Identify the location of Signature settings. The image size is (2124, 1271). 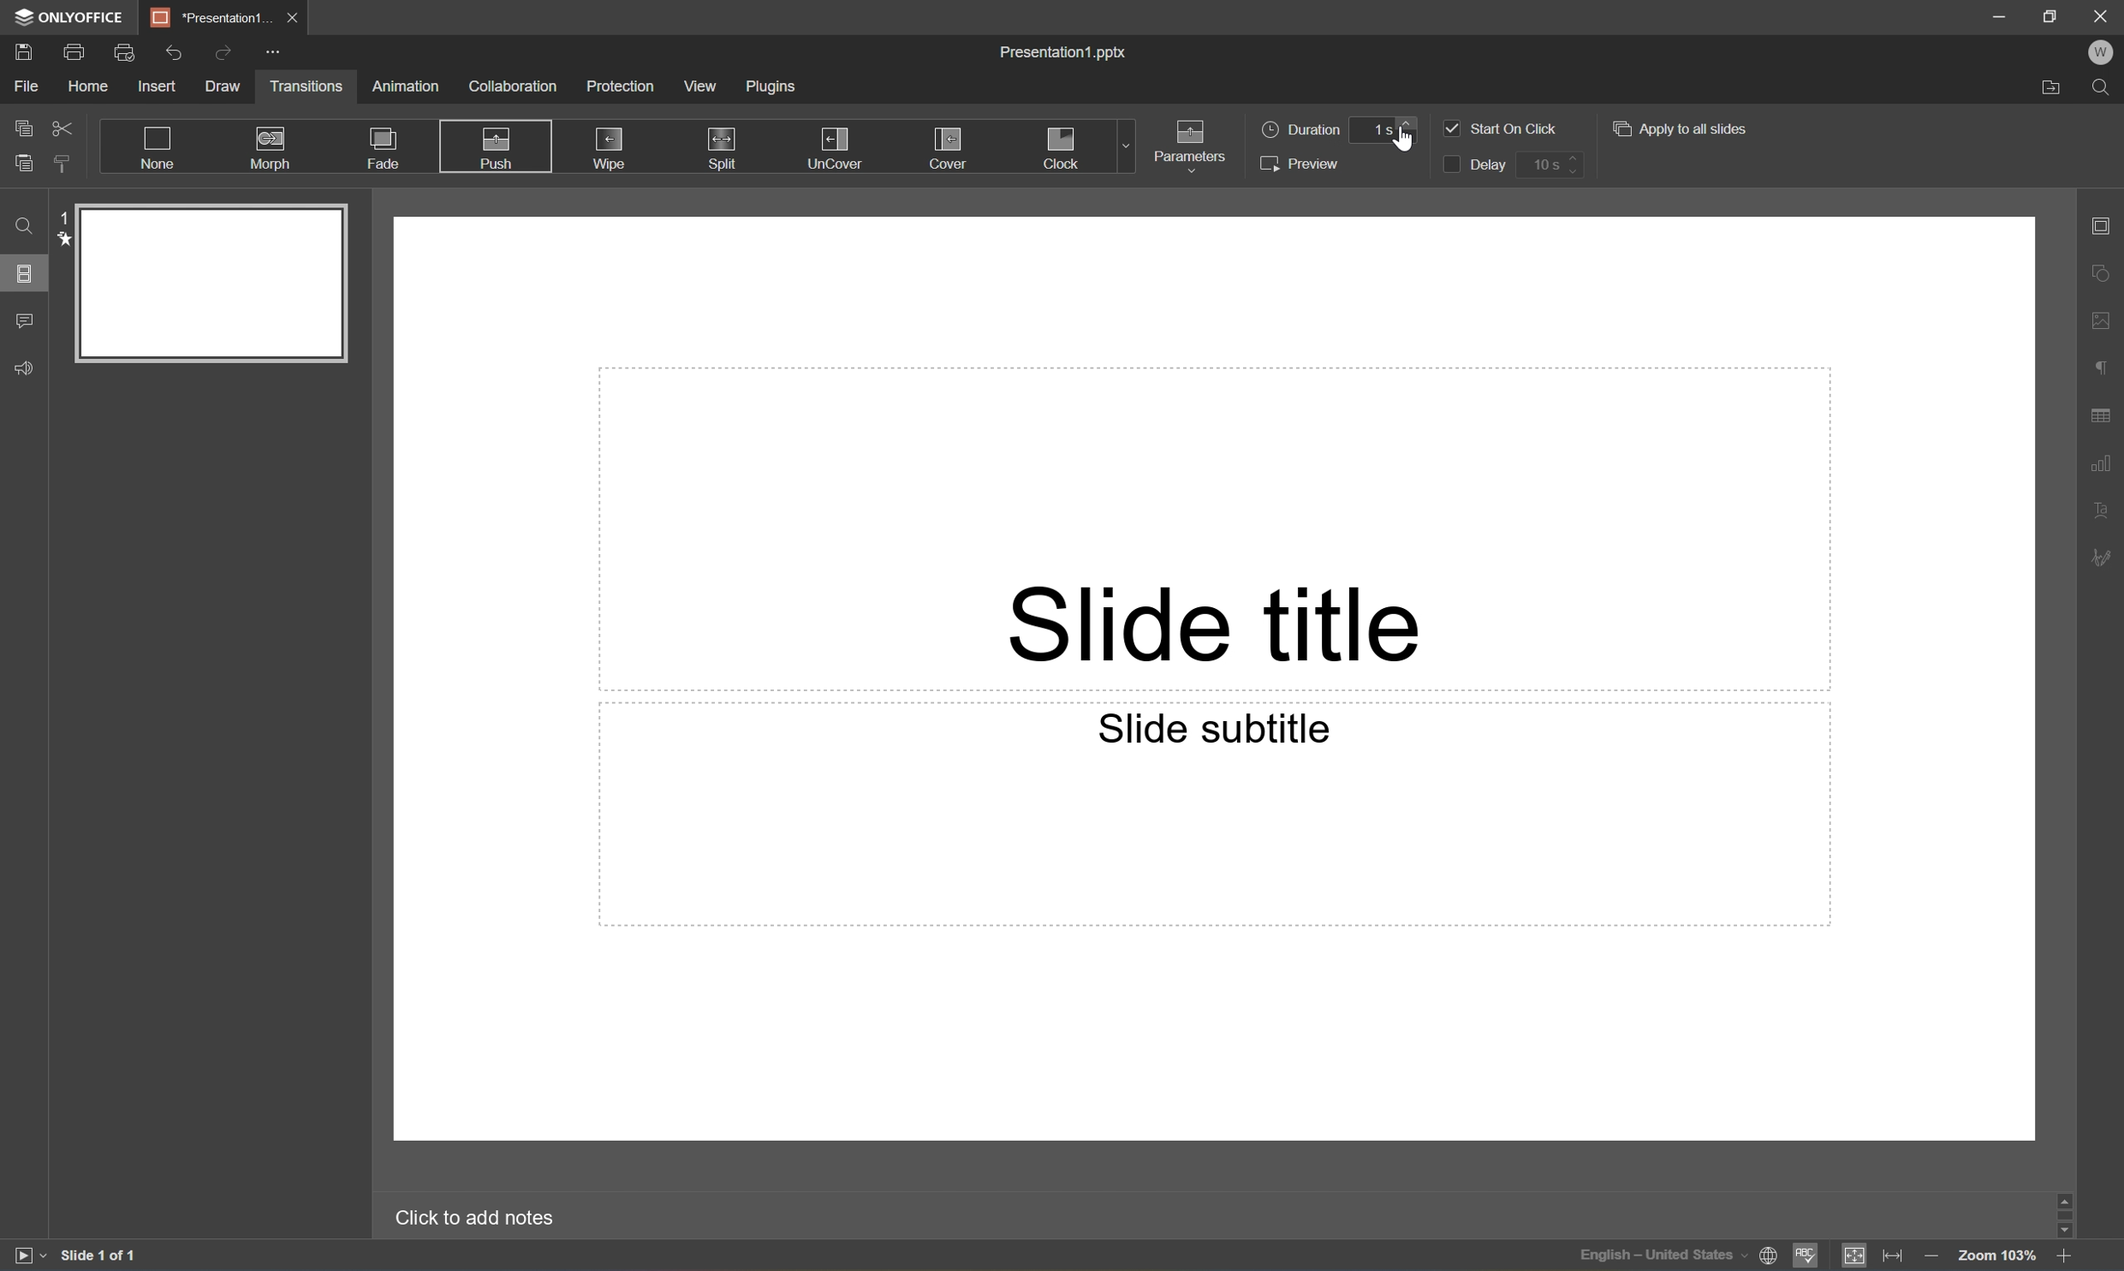
(2104, 561).